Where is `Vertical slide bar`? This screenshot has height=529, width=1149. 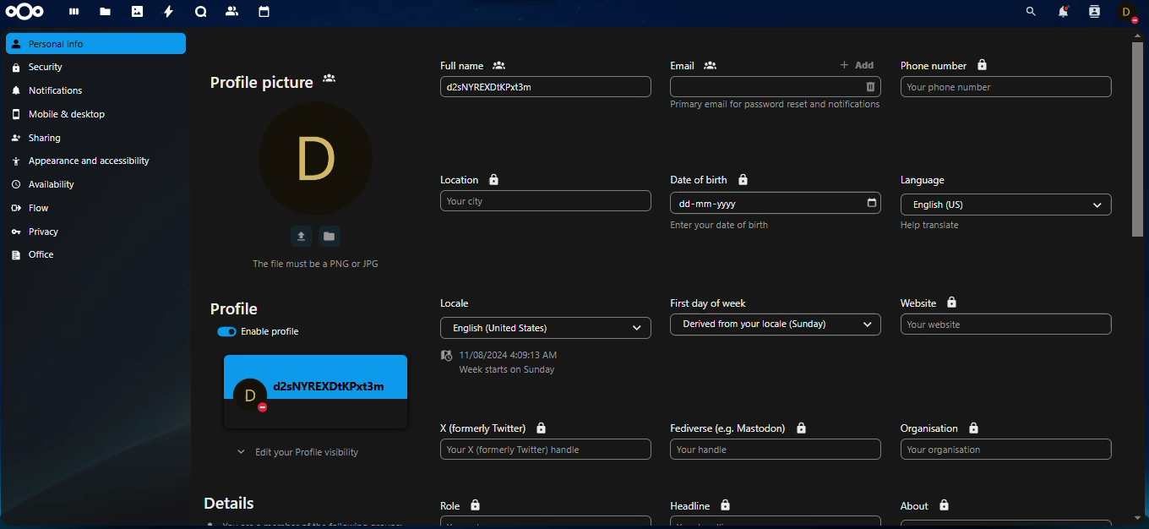
Vertical slide bar is located at coordinates (1138, 135).